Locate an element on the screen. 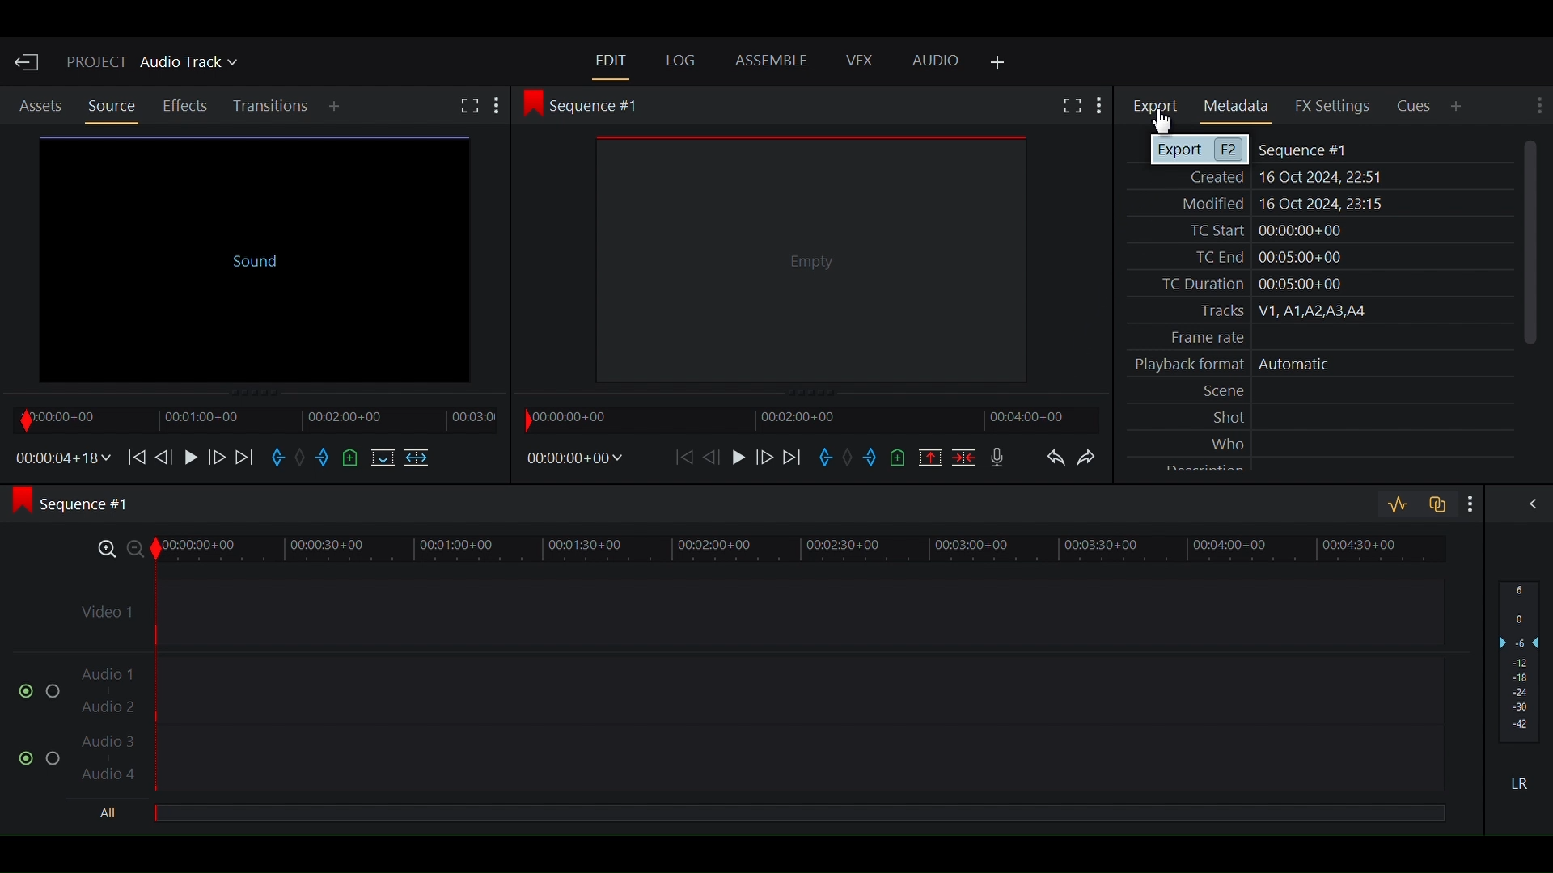 This screenshot has height=873, width=1553. Sequence #1 is located at coordinates (588, 104).